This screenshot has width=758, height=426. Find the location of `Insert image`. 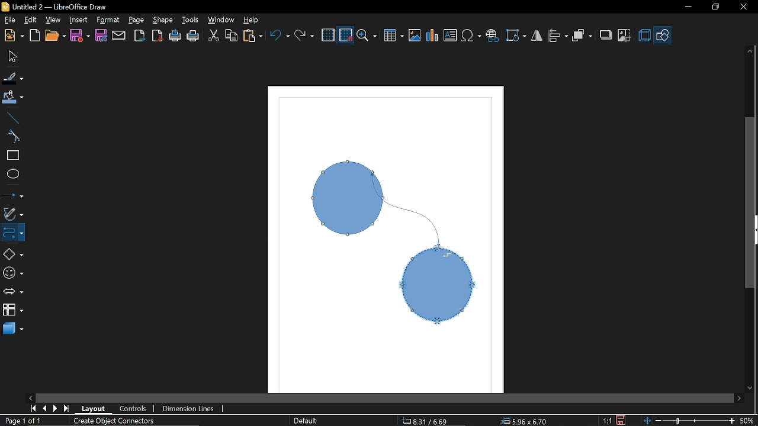

Insert image is located at coordinates (415, 35).